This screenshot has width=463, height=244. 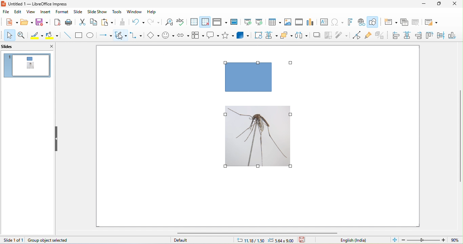 I want to click on fit slide to current window, so click(x=394, y=240).